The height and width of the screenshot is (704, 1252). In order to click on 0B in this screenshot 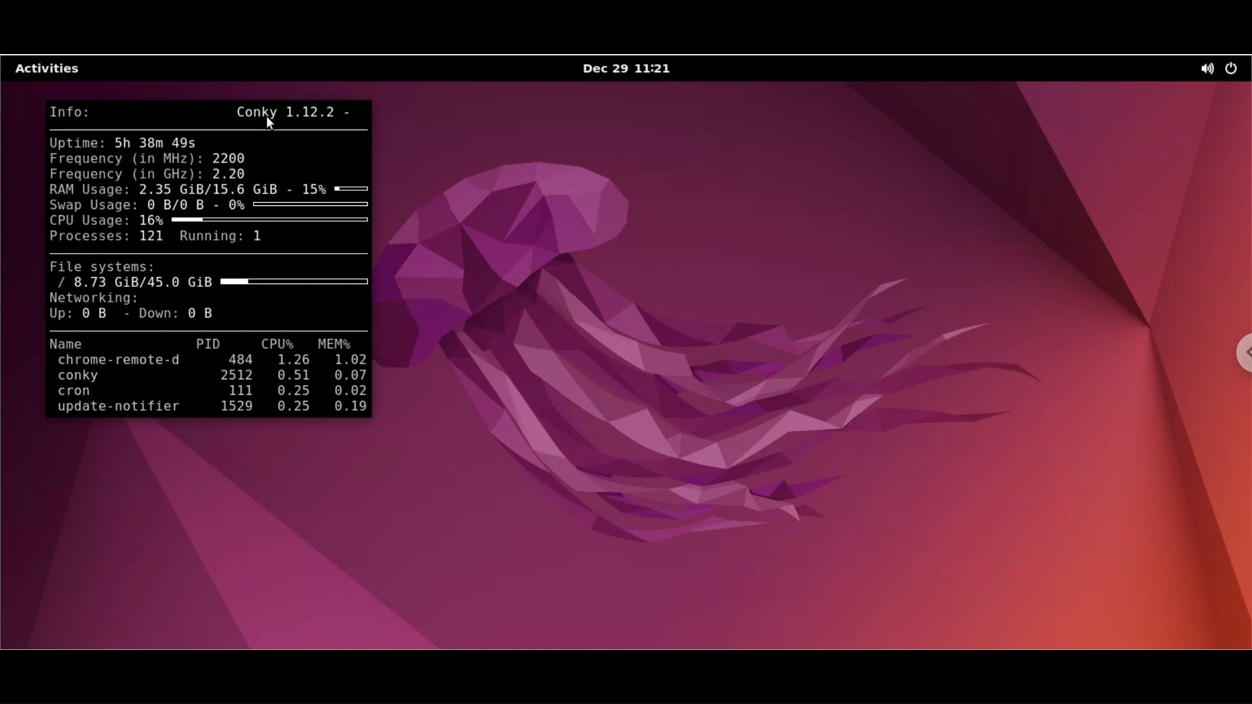, I will do `click(100, 315)`.